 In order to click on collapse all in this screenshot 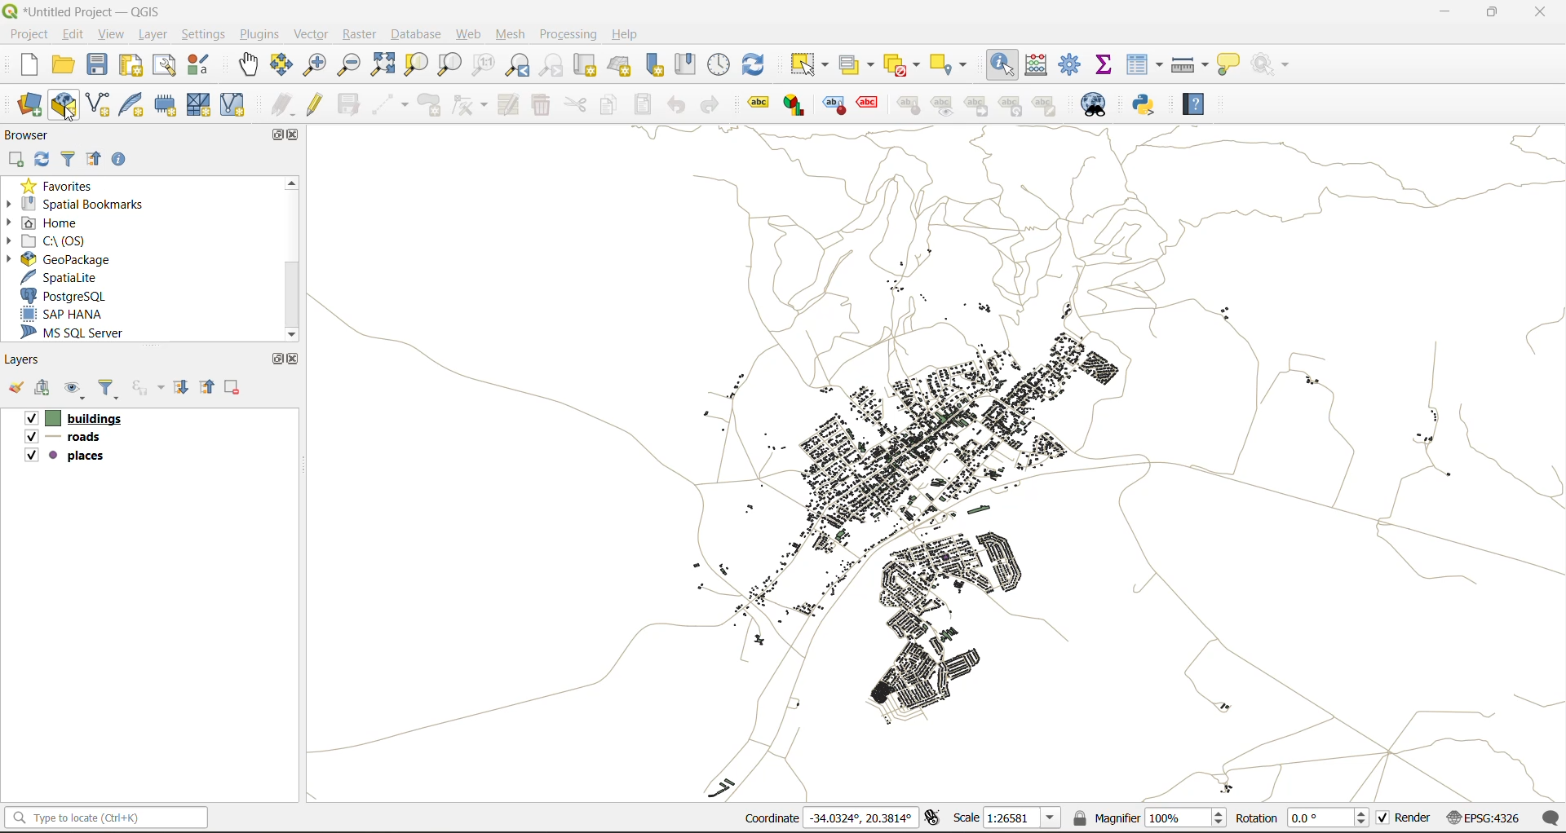, I will do `click(98, 160)`.